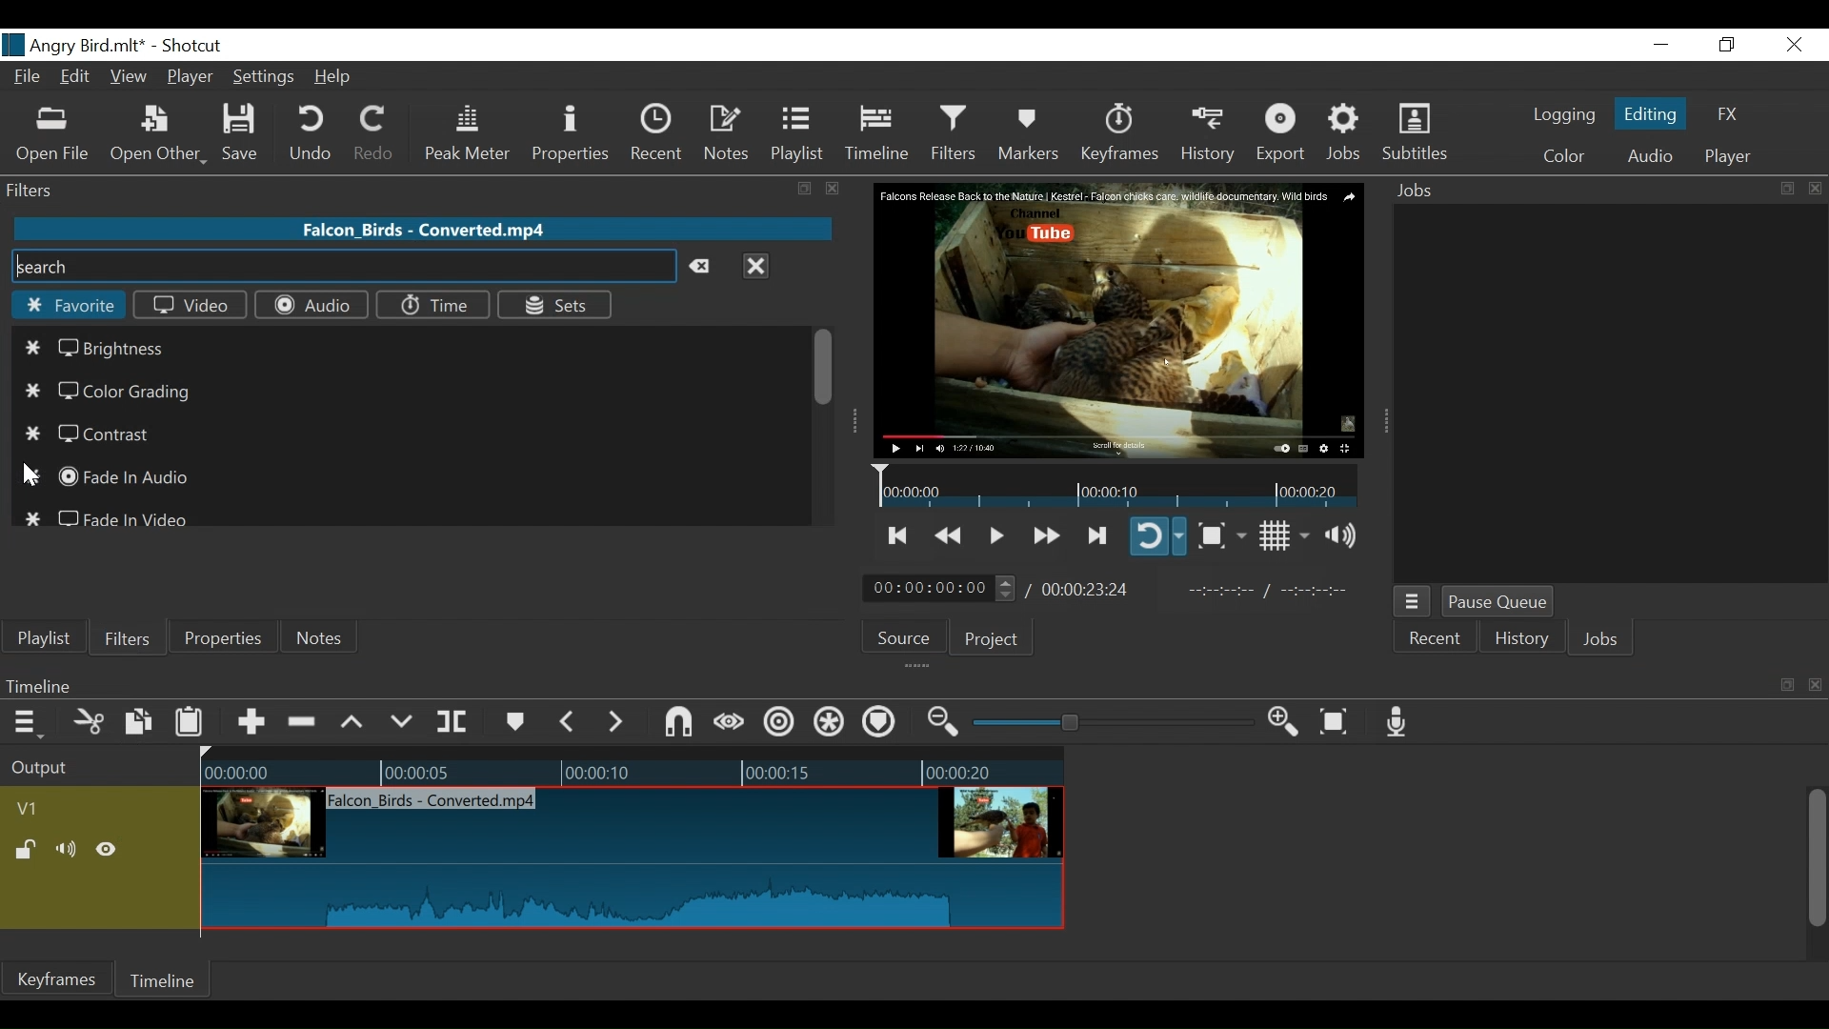  I want to click on Editing, so click(1654, 112).